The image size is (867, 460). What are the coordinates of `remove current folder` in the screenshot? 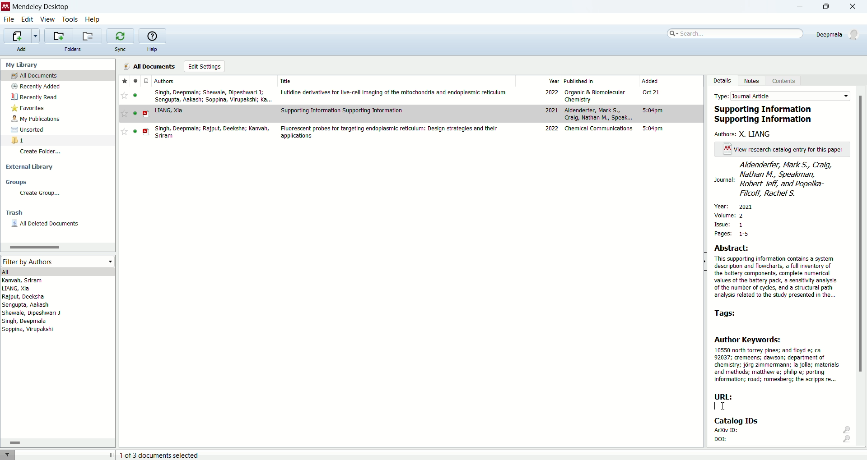 It's located at (89, 36).